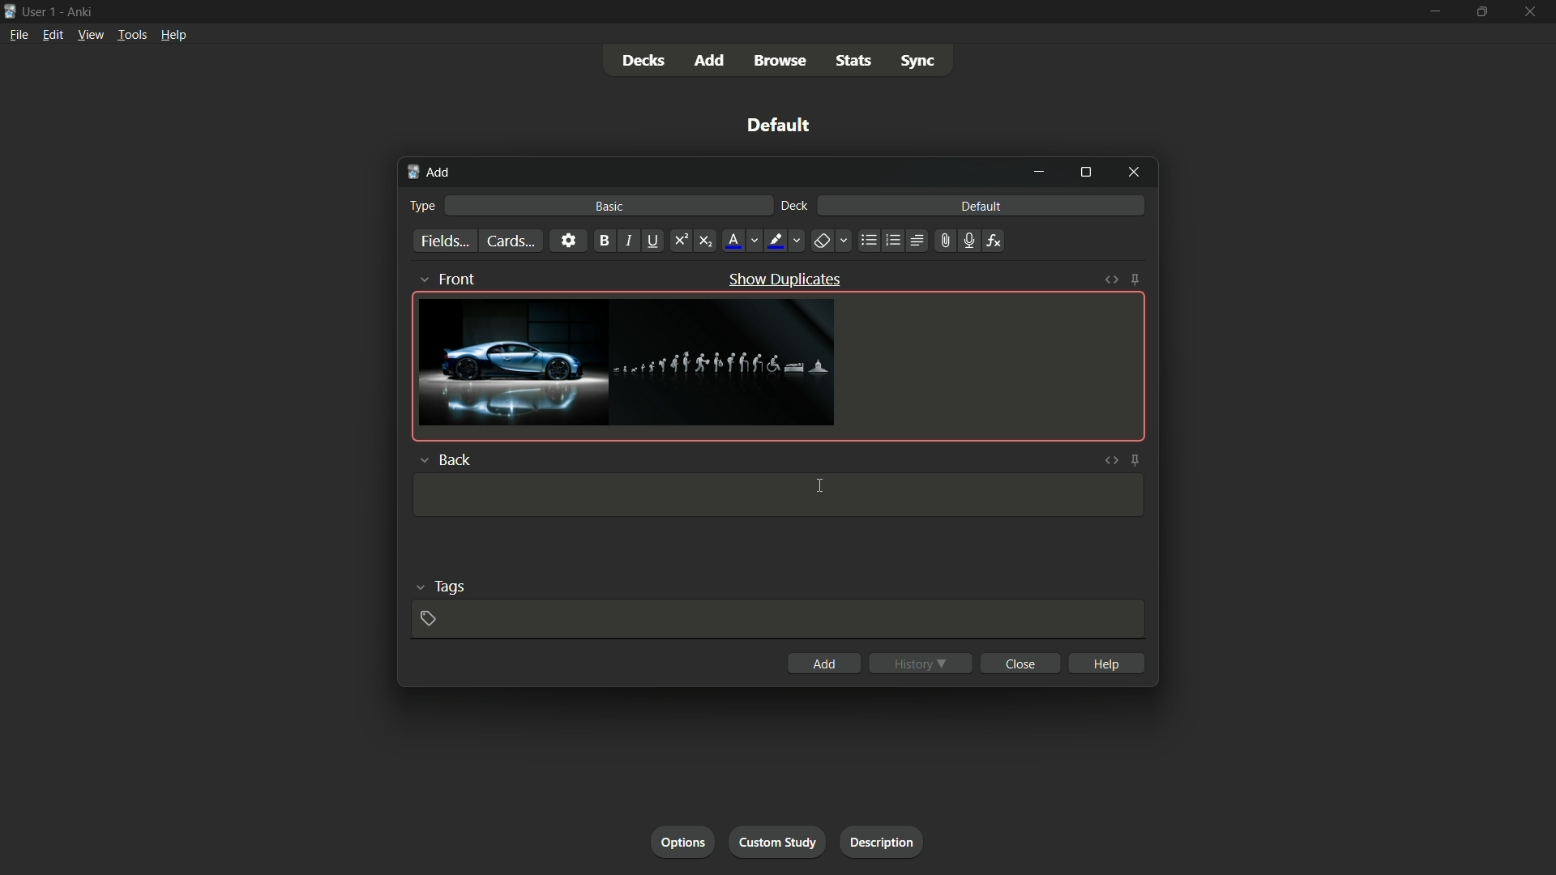 The height and width of the screenshot is (875, 1556). I want to click on minimize, so click(1041, 173).